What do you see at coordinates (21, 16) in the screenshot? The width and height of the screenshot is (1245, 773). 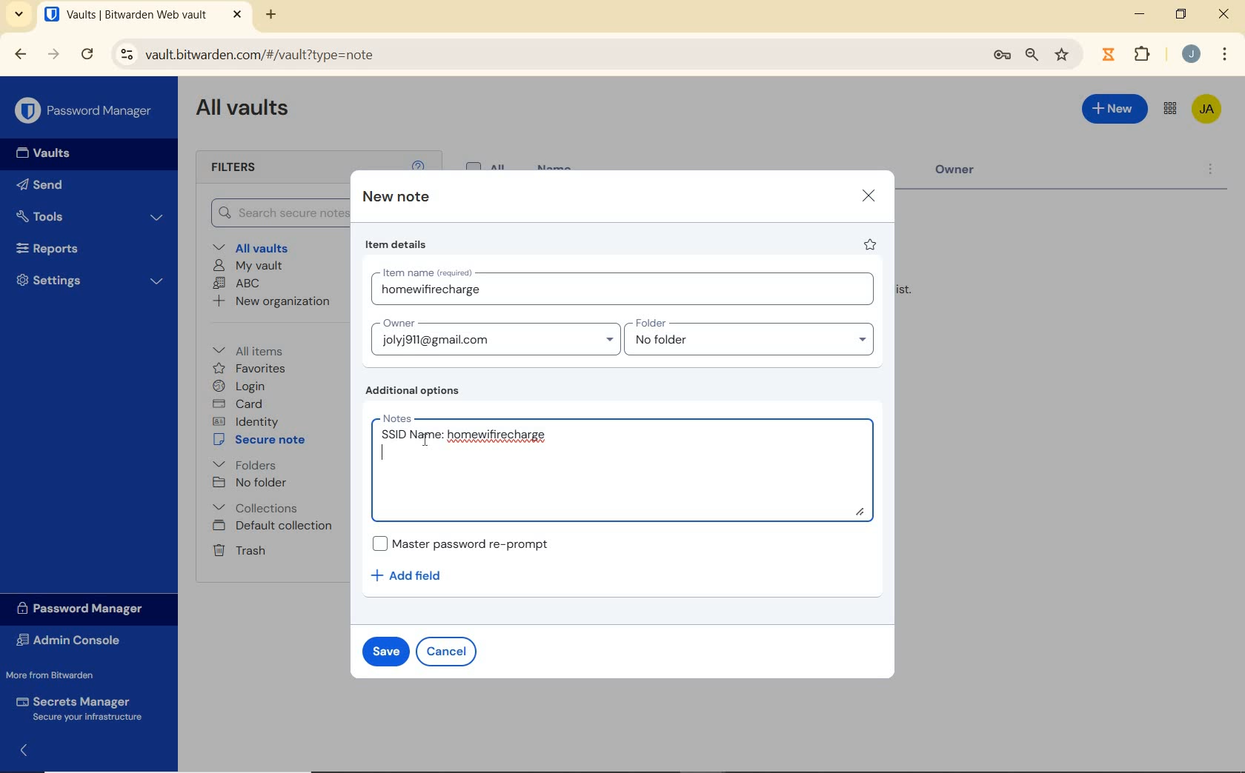 I see `search tabs` at bounding box center [21, 16].